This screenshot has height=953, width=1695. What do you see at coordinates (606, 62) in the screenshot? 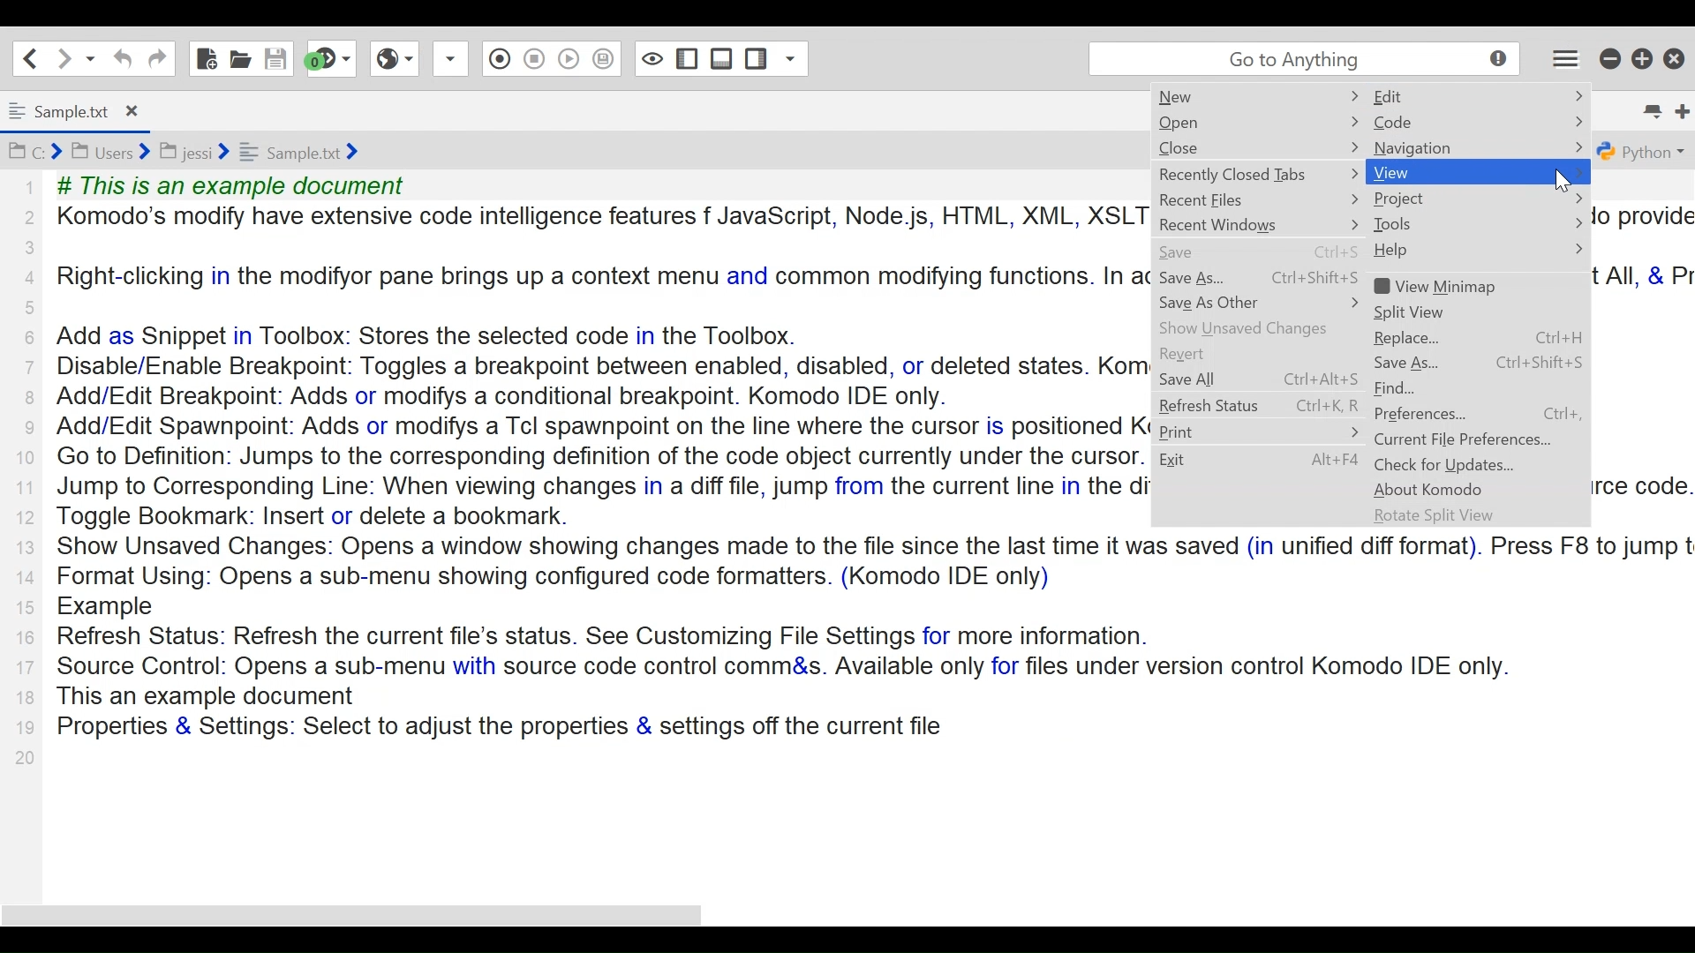
I see `Toggle Focus mode` at bounding box center [606, 62].